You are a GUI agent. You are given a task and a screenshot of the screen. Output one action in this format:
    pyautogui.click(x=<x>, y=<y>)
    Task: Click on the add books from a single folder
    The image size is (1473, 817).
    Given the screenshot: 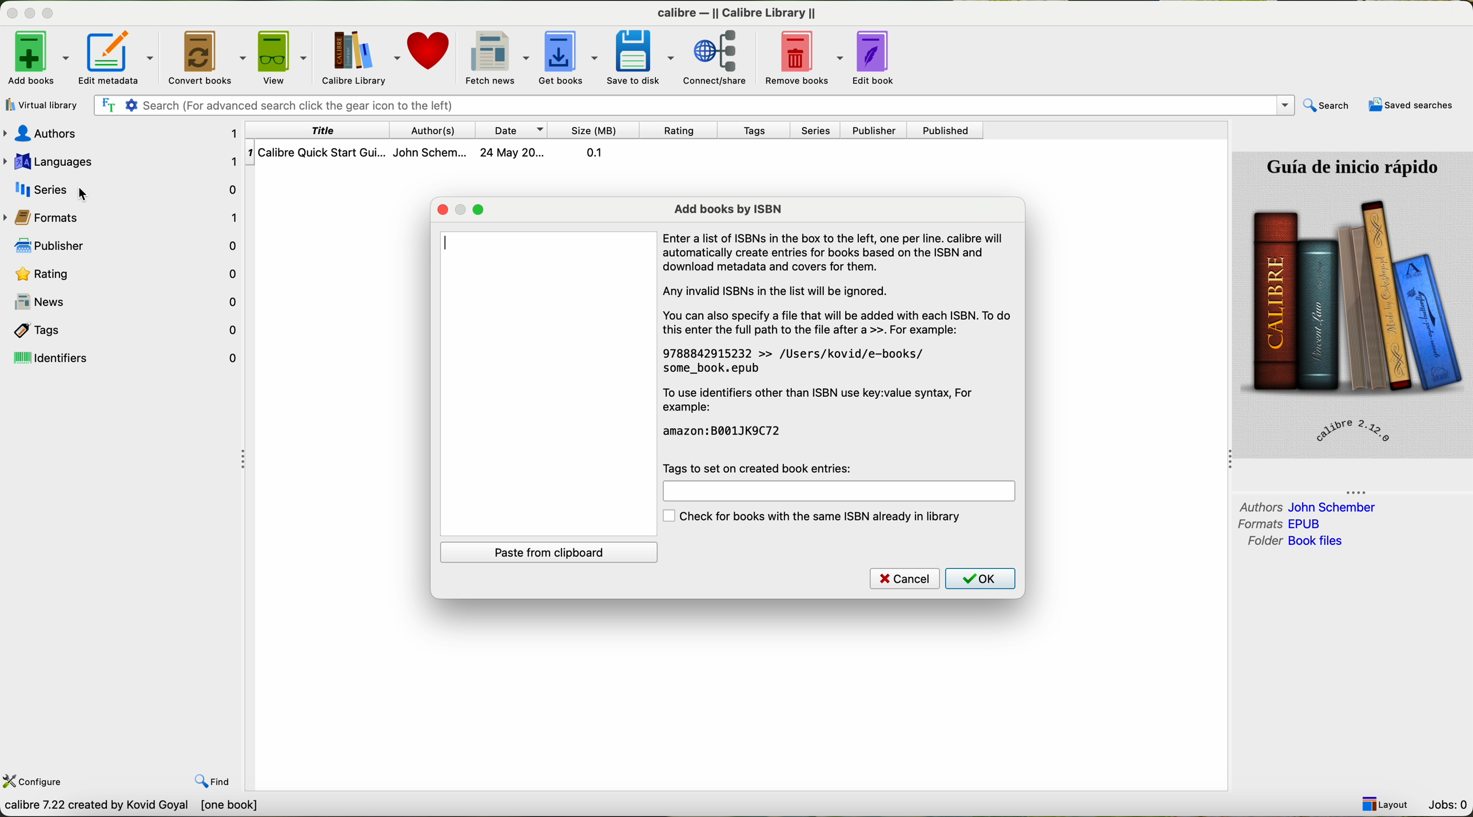 What is the action you would take?
    pyautogui.click(x=46, y=102)
    